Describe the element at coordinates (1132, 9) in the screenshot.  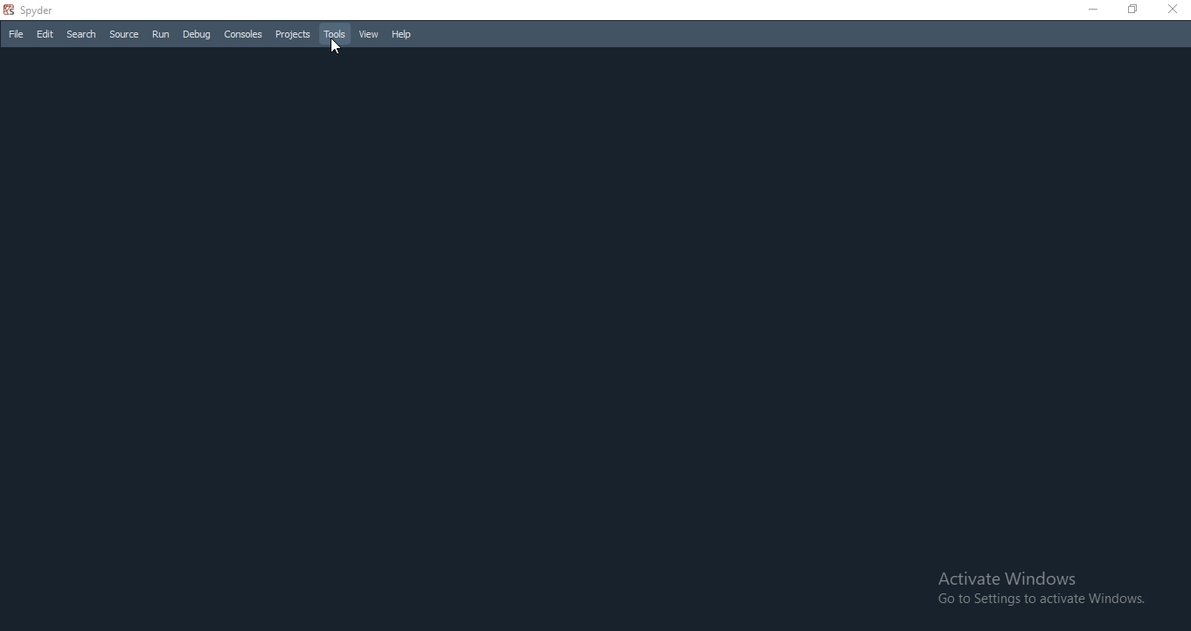
I see `Restore` at that location.